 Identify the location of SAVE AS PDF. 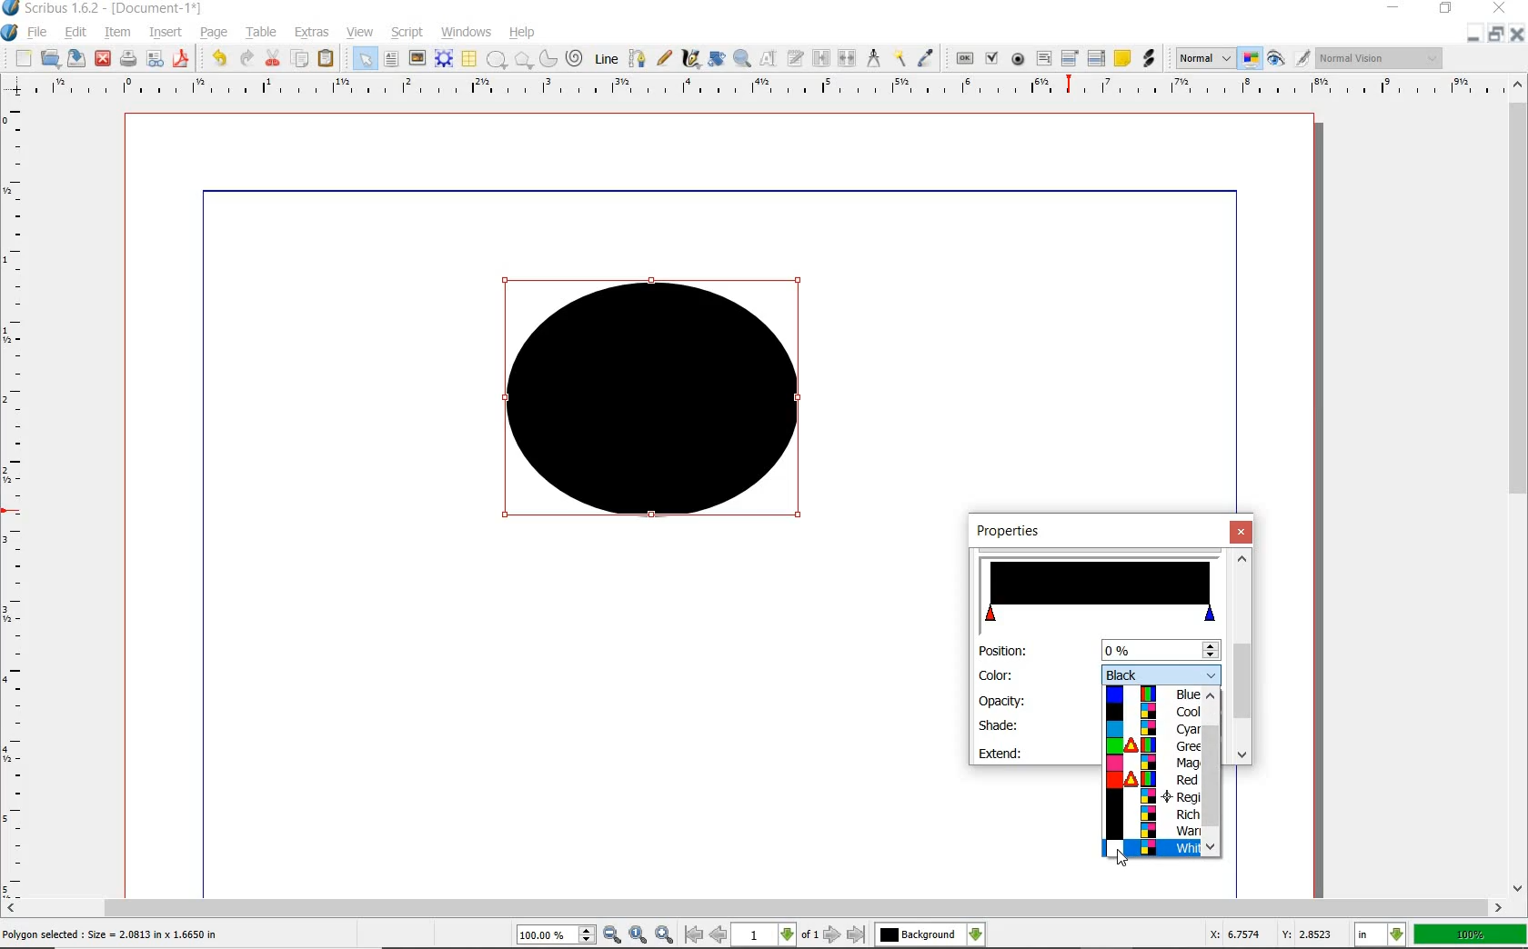
(183, 60).